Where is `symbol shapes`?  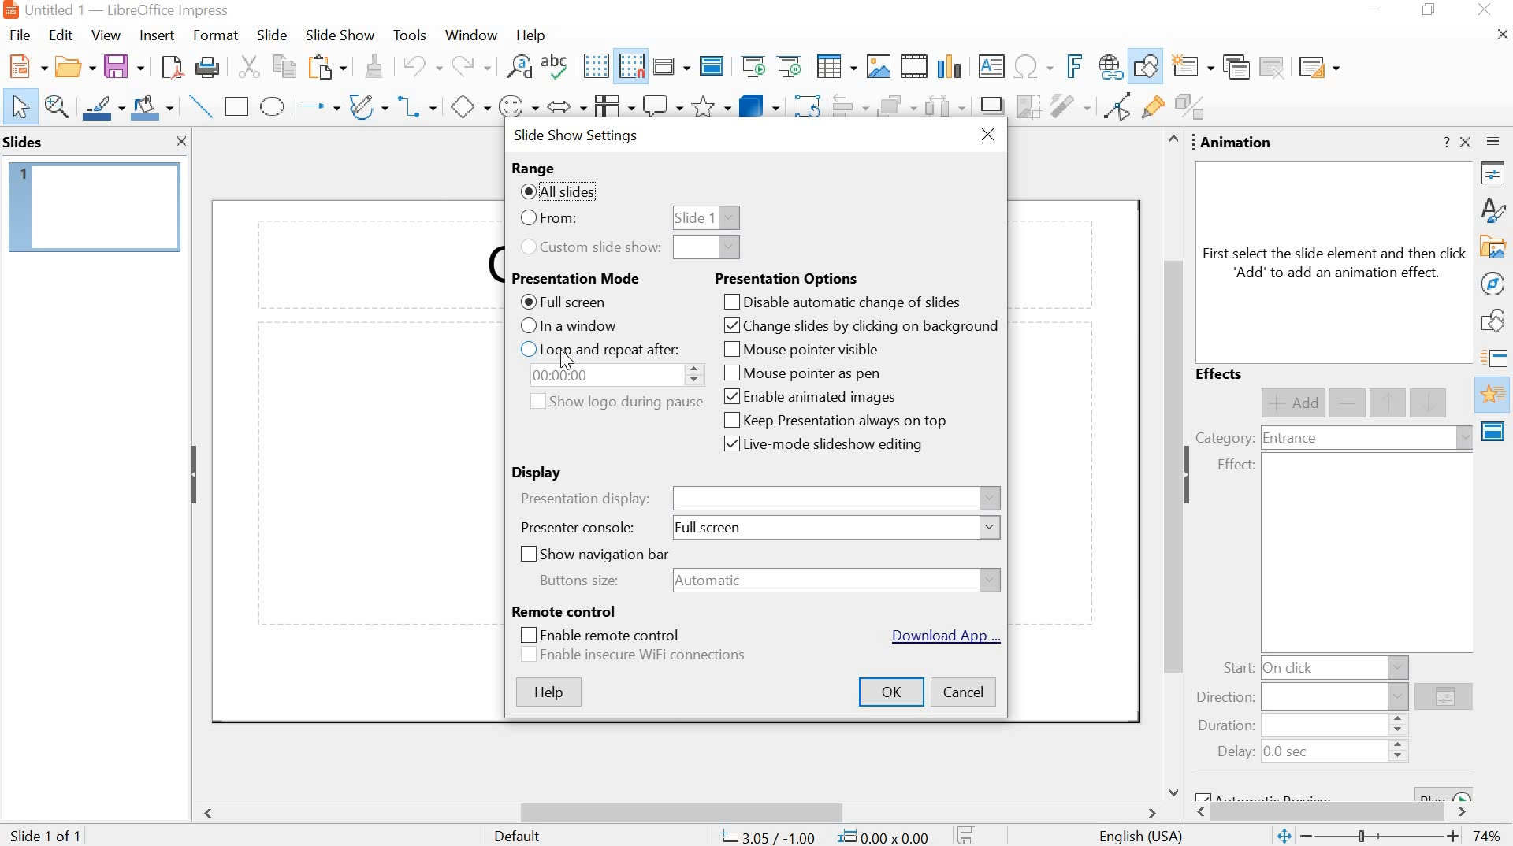 symbol shapes is located at coordinates (518, 108).